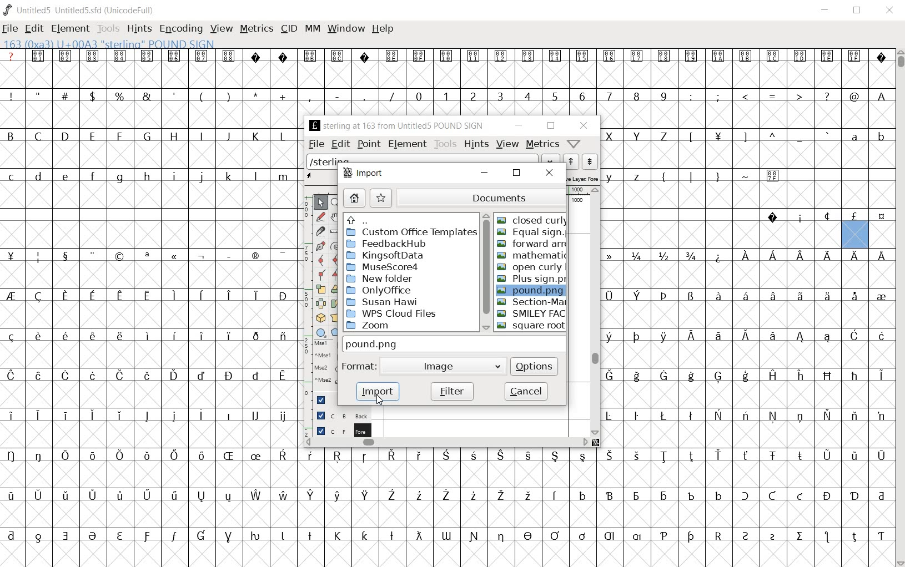 This screenshot has height=567, width=905. What do you see at coordinates (228, 456) in the screenshot?
I see `Symbol` at bounding box center [228, 456].